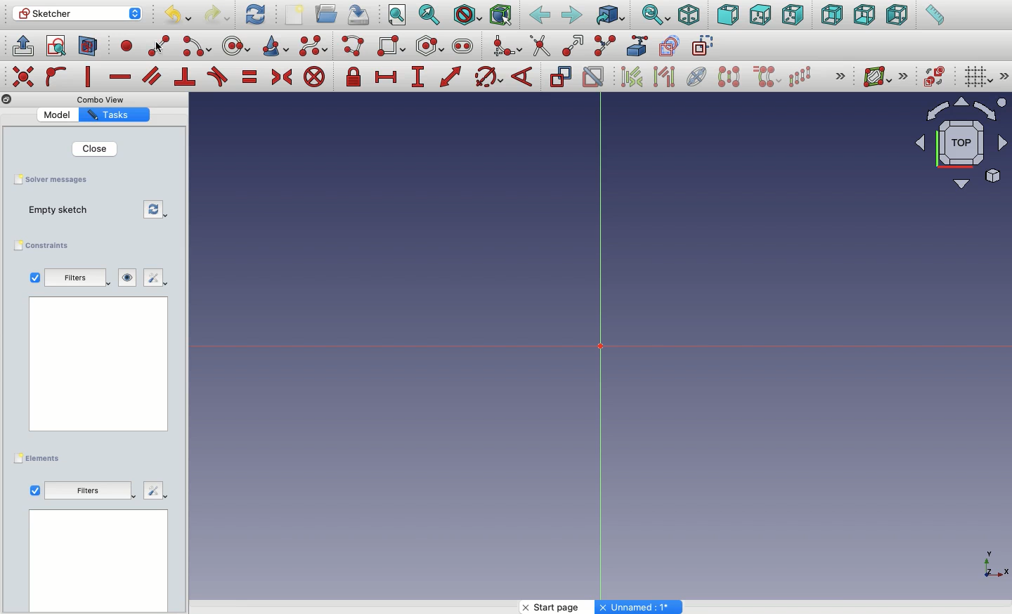 The image size is (1012, 614). What do you see at coordinates (78, 14) in the screenshot?
I see `Sketcher` at bounding box center [78, 14].